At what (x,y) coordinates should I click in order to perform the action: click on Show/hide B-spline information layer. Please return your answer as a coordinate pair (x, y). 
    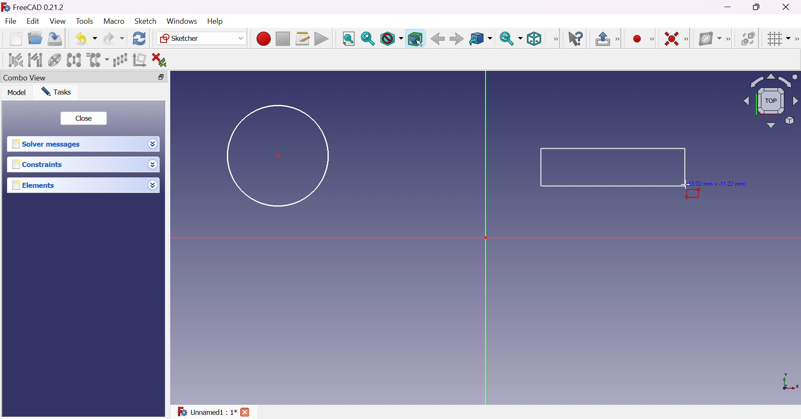
    Looking at the image, I should click on (710, 38).